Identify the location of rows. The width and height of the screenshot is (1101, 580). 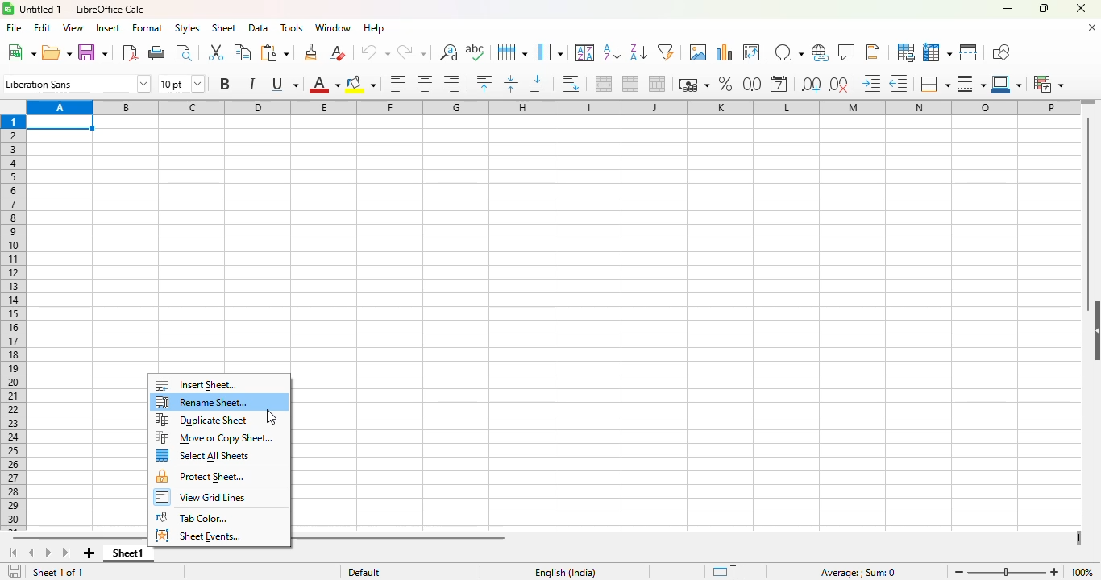
(13, 323).